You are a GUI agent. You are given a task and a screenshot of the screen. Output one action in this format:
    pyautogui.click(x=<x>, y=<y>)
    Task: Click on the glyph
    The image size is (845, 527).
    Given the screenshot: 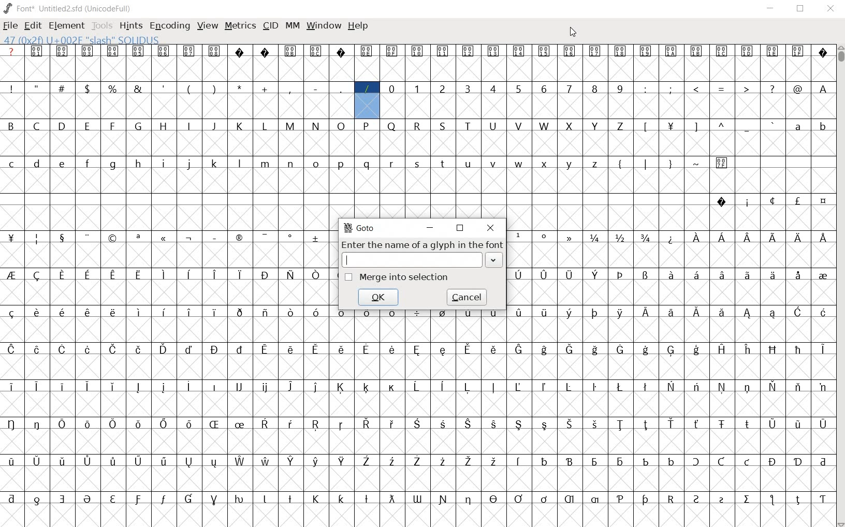 What is the action you would take?
    pyautogui.click(x=519, y=126)
    